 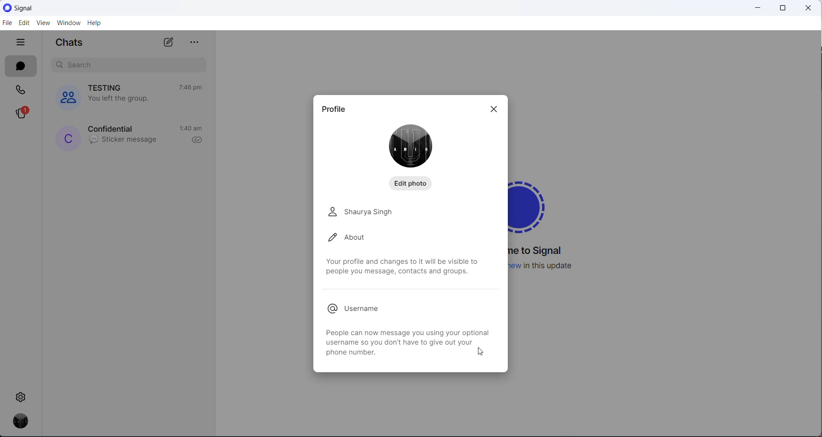 What do you see at coordinates (23, 23) in the screenshot?
I see `EDIT` at bounding box center [23, 23].